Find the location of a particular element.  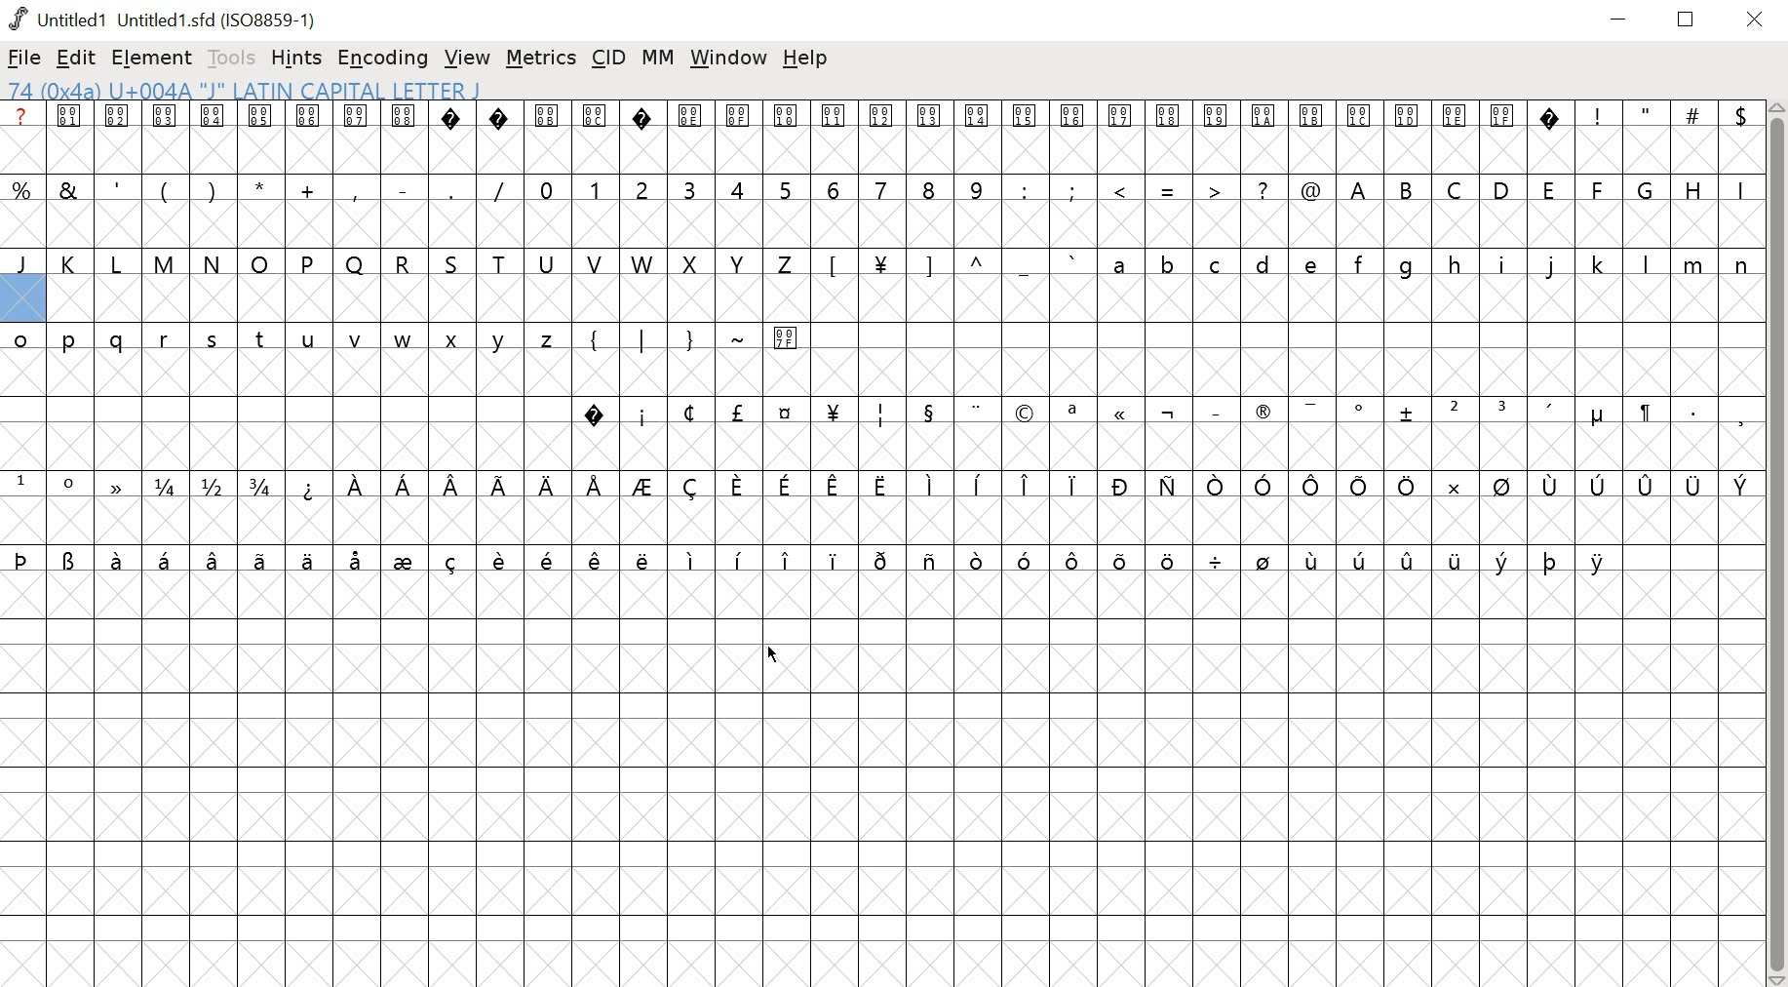

superscript numbers is located at coordinates (46, 483).